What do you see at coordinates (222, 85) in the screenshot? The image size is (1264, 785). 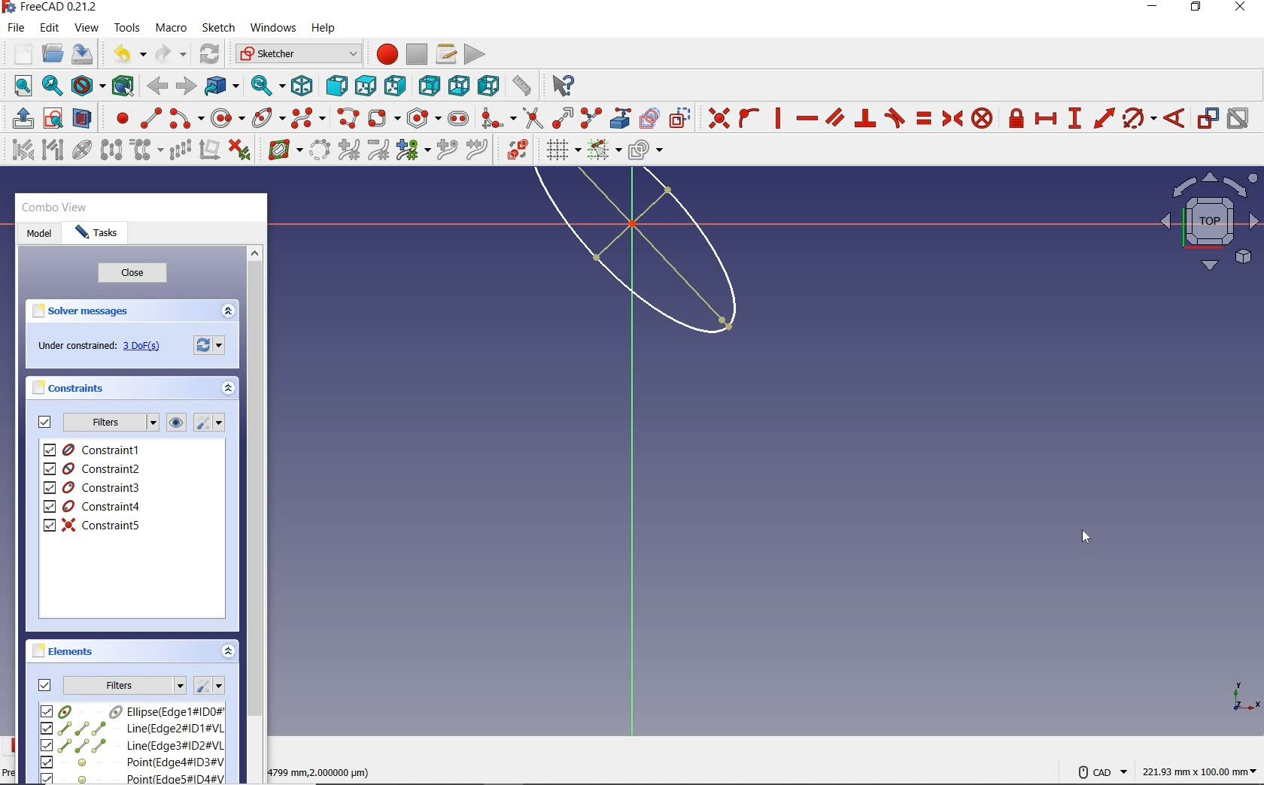 I see `go to linked object` at bounding box center [222, 85].